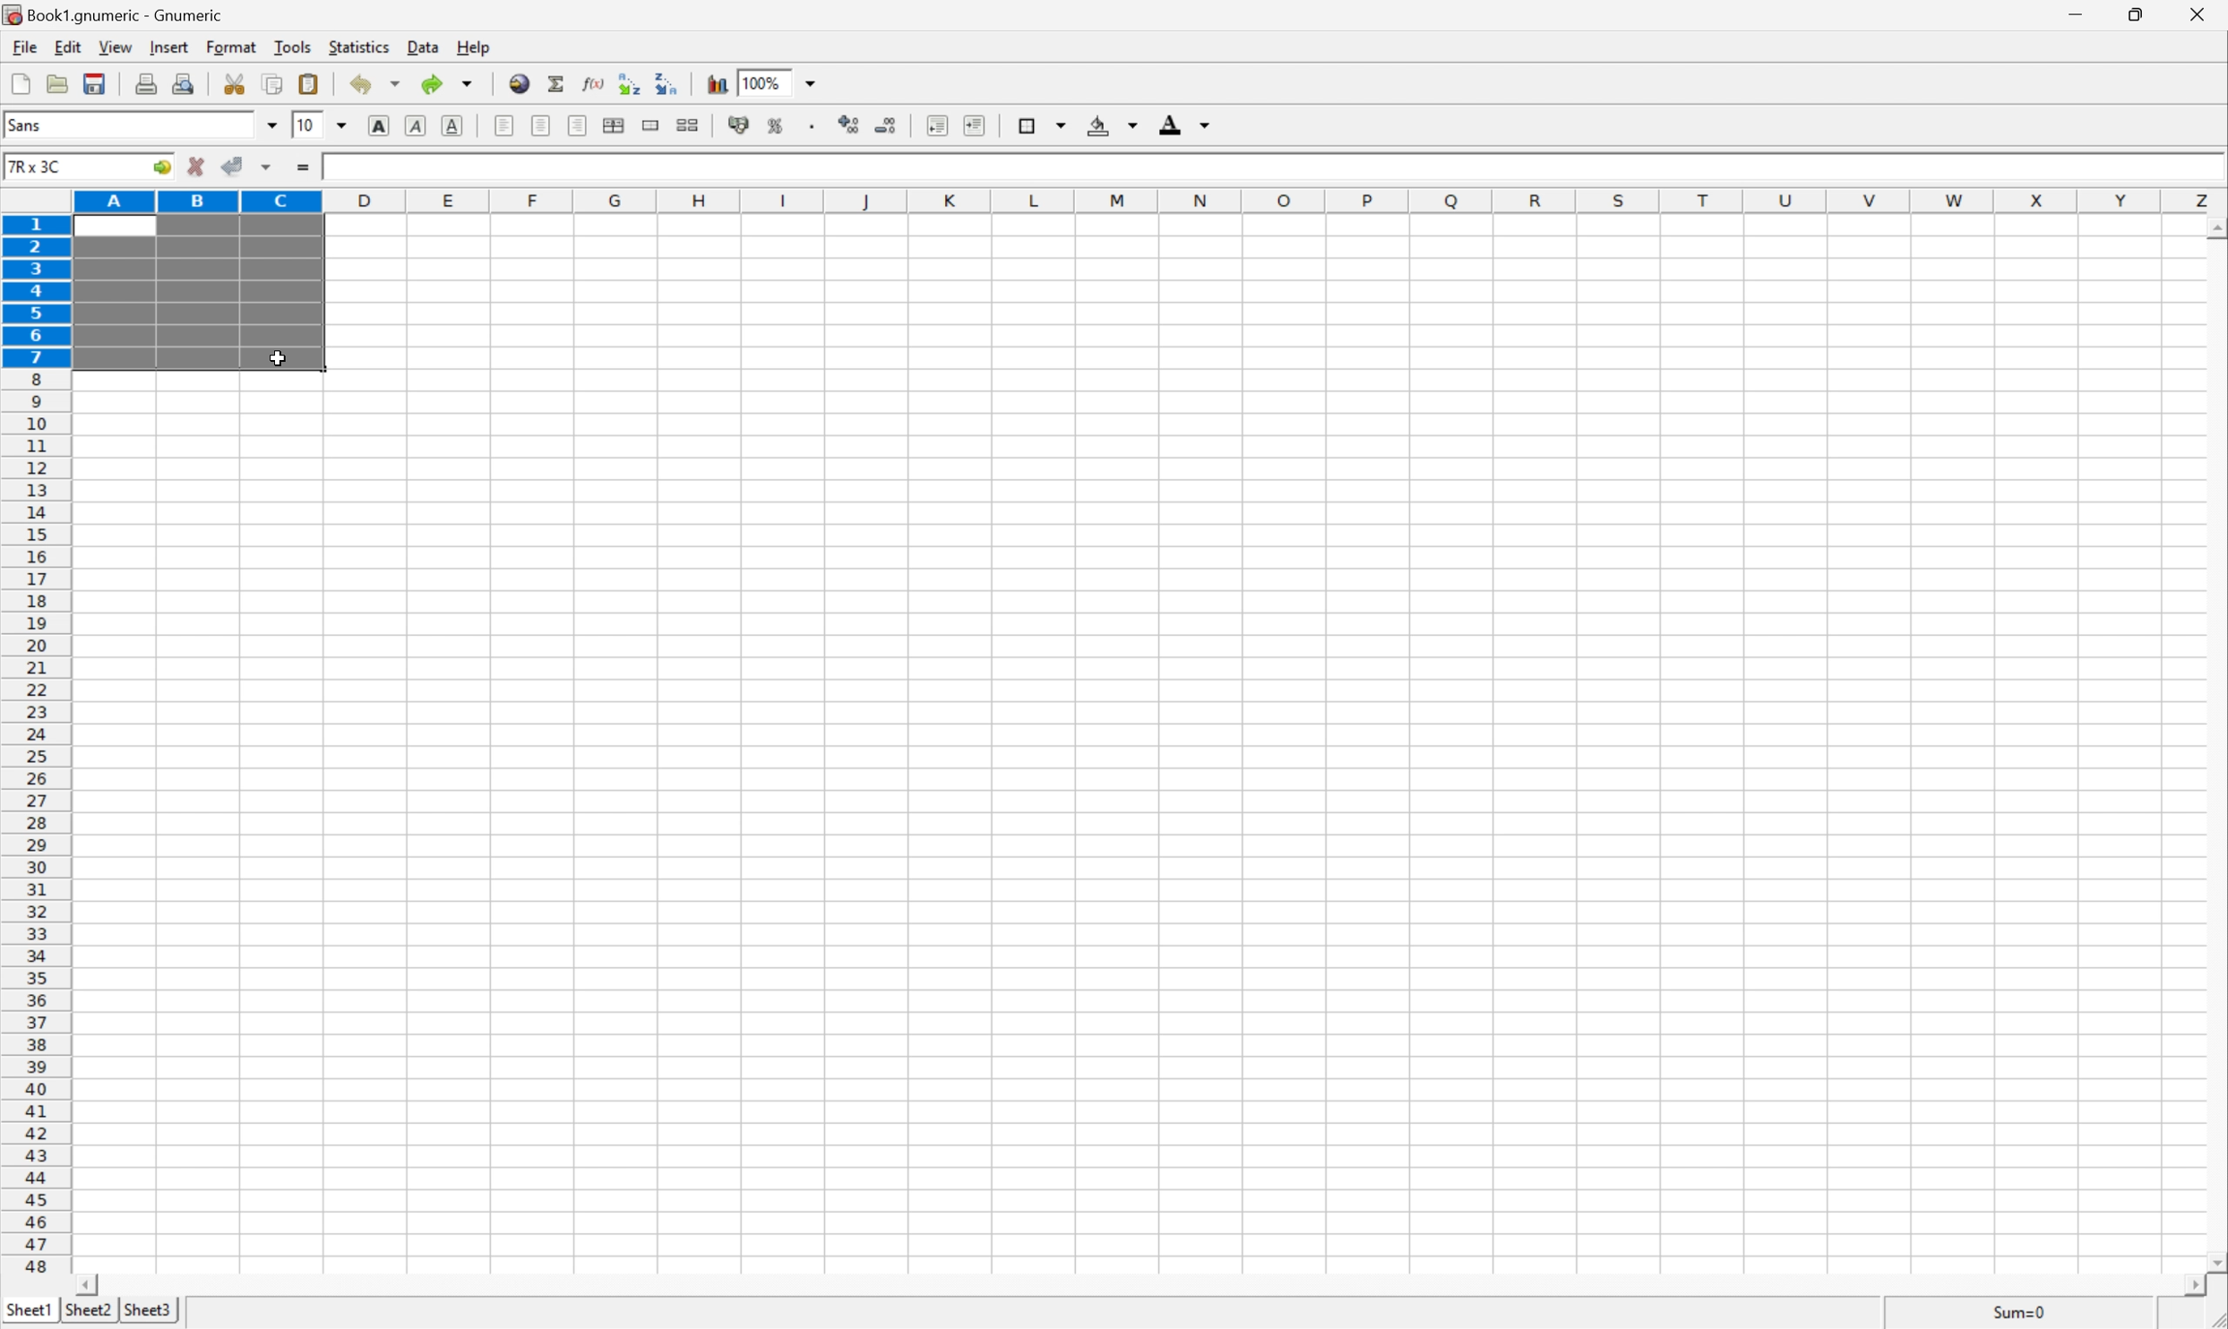 Image resolution: width=2228 pixels, height=1329 pixels. I want to click on accept changes across selection, so click(266, 167).